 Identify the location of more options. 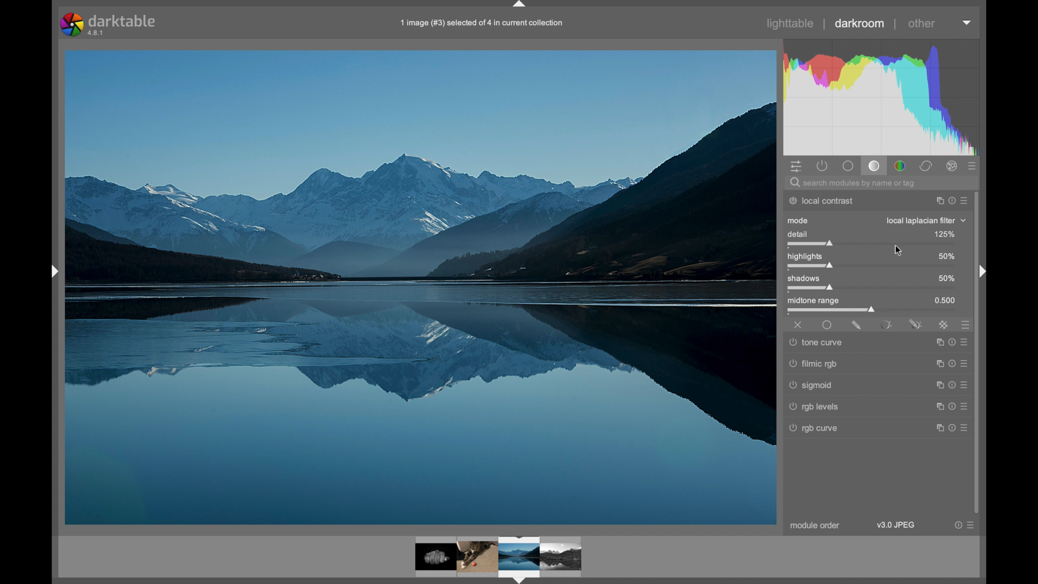
(951, 383).